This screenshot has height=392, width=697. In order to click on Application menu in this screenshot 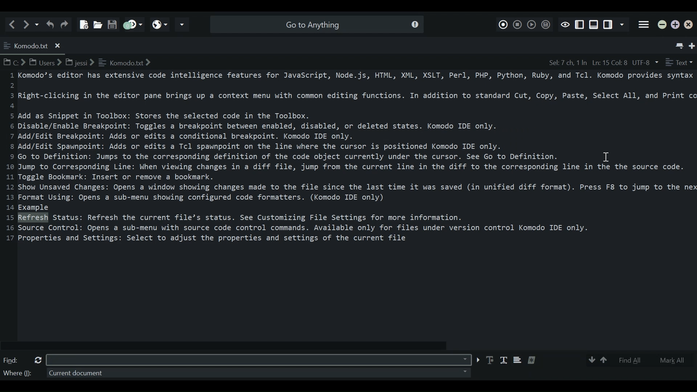, I will do `click(644, 25)`.